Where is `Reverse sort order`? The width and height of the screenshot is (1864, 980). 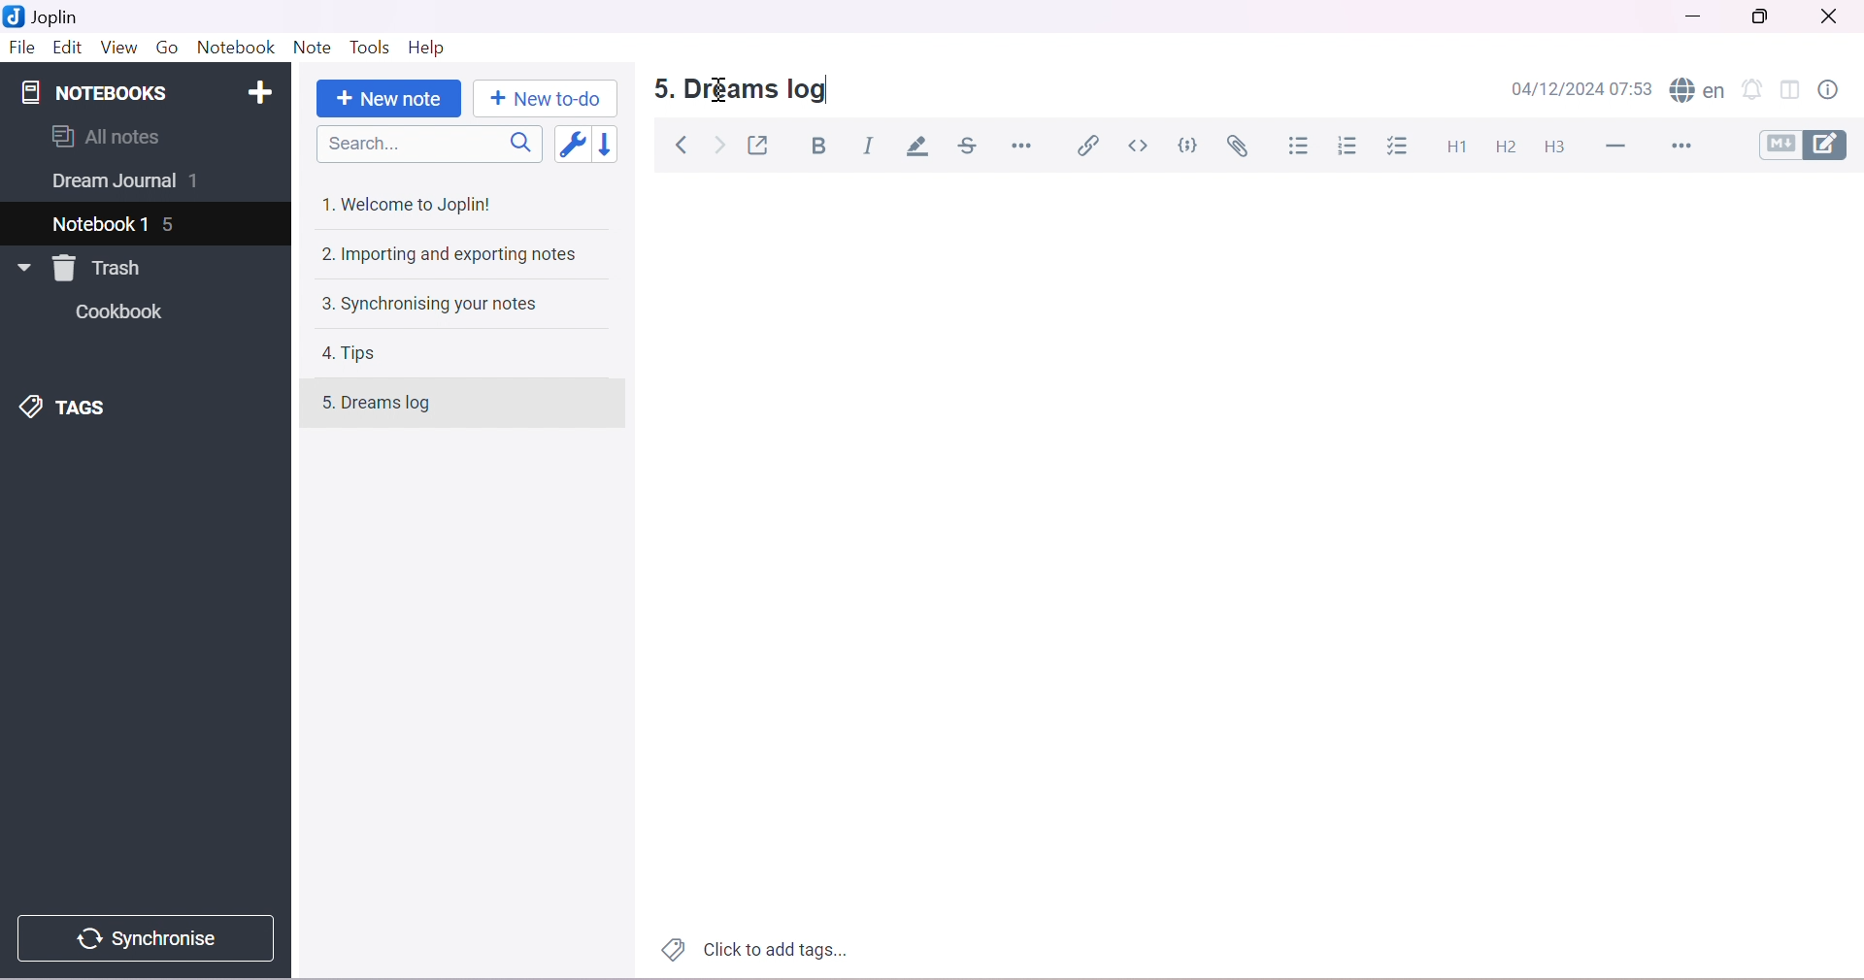 Reverse sort order is located at coordinates (616, 145).